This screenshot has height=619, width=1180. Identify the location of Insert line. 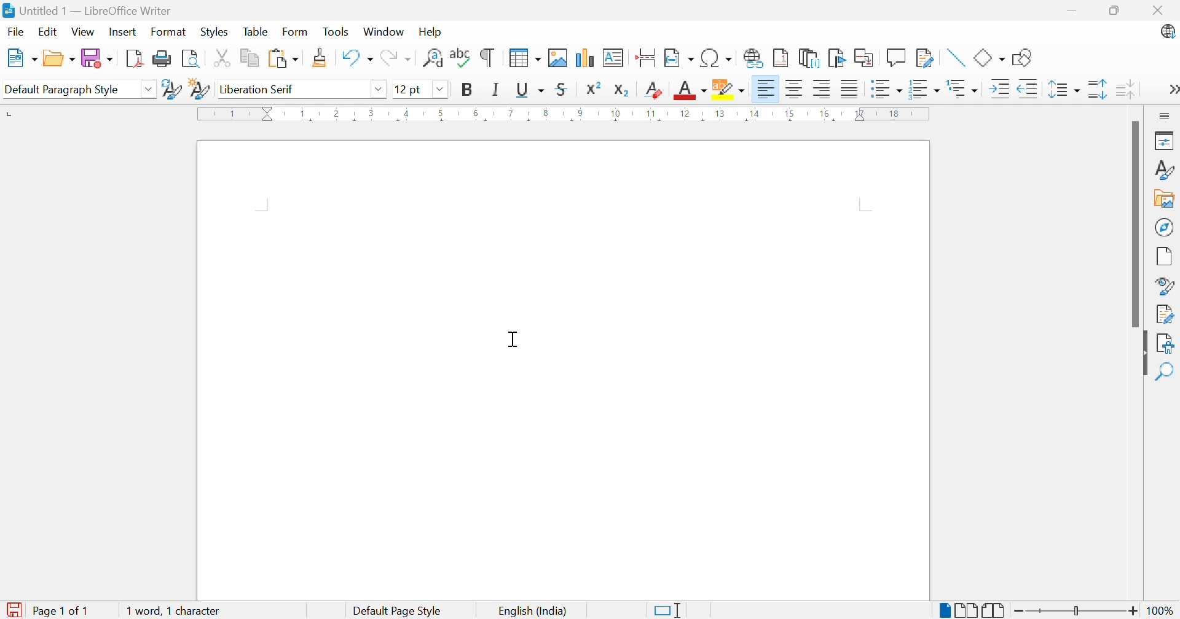
(958, 58).